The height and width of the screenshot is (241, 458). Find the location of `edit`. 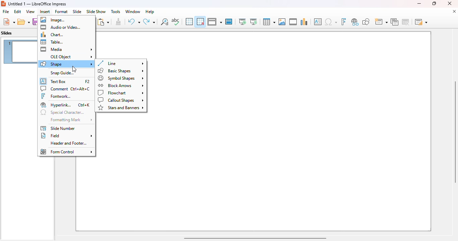

edit is located at coordinates (17, 11).